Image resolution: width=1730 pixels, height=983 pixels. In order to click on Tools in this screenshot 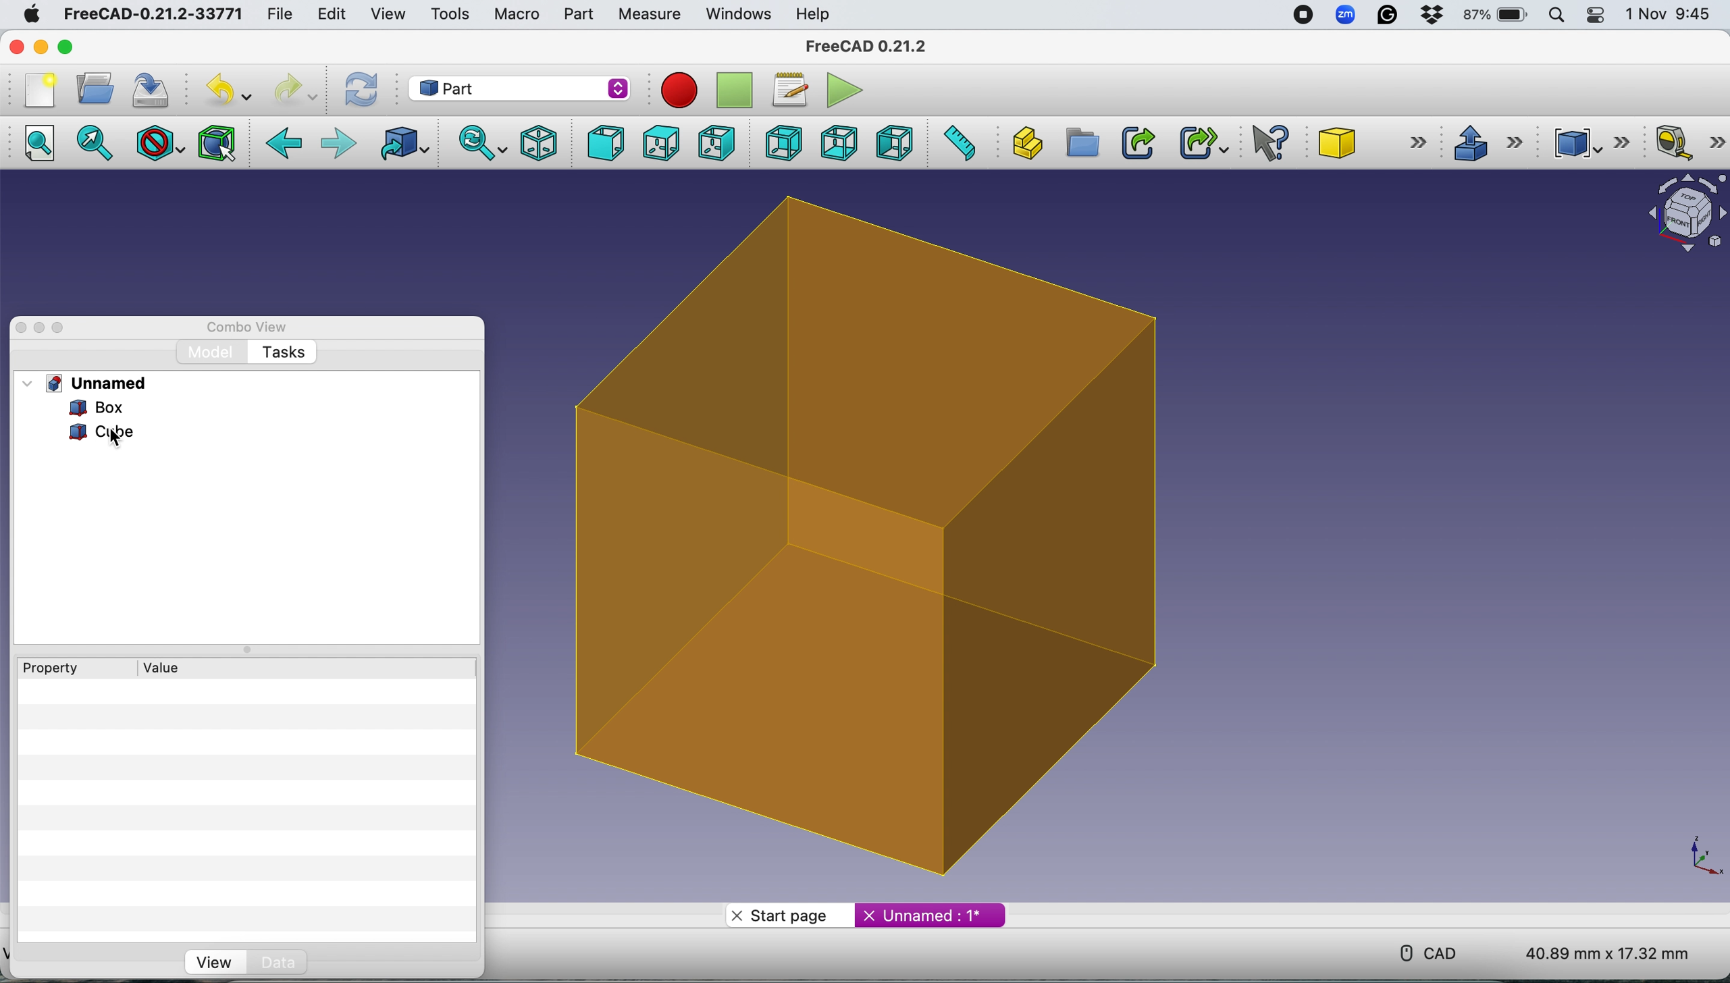, I will do `click(449, 13)`.